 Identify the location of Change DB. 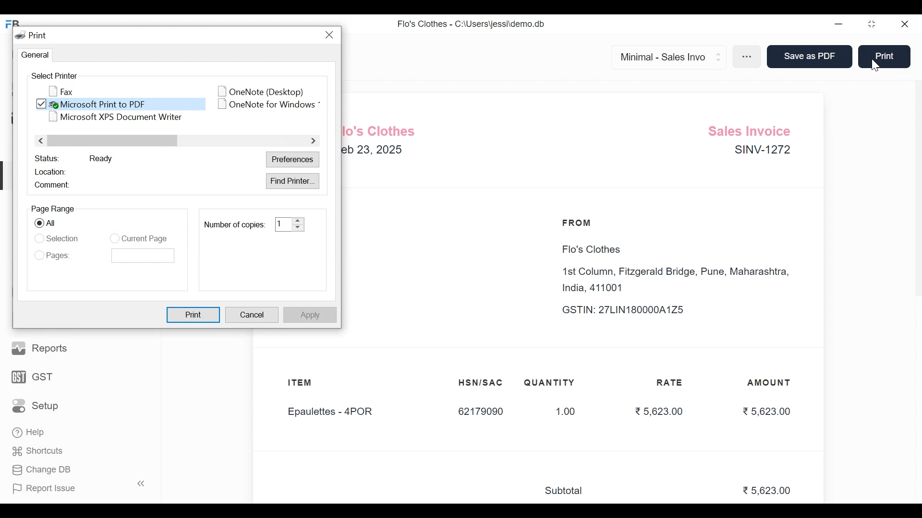
(41, 469).